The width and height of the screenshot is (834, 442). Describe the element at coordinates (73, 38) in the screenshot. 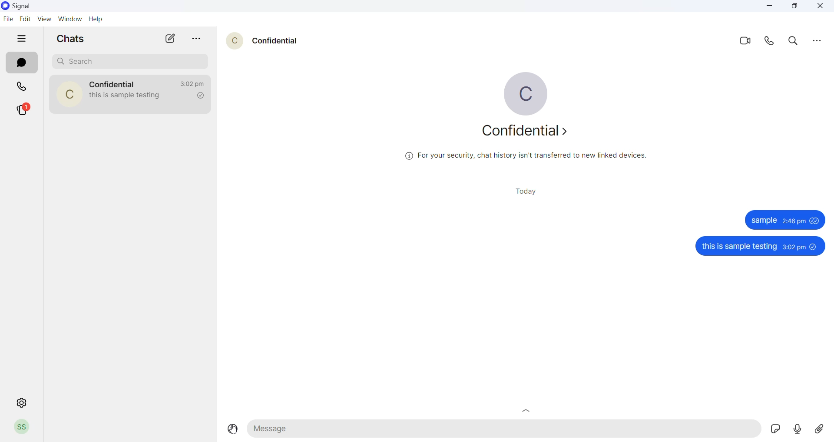

I see `chats heading` at that location.